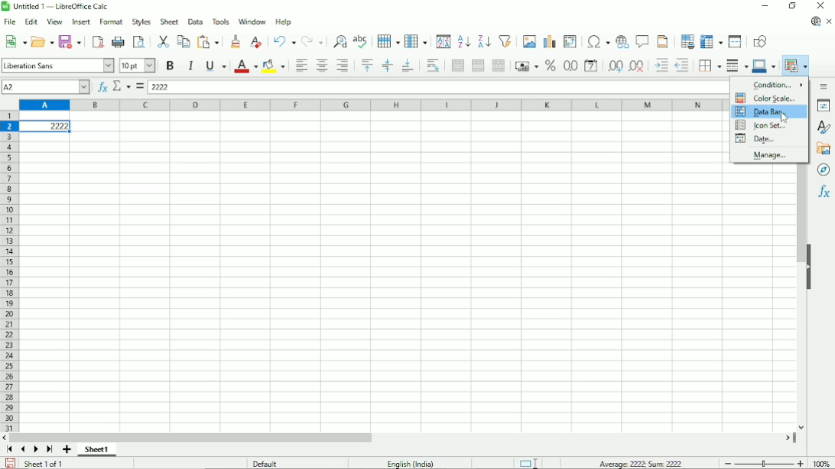  Describe the element at coordinates (386, 66) in the screenshot. I see `Center vertically` at that location.